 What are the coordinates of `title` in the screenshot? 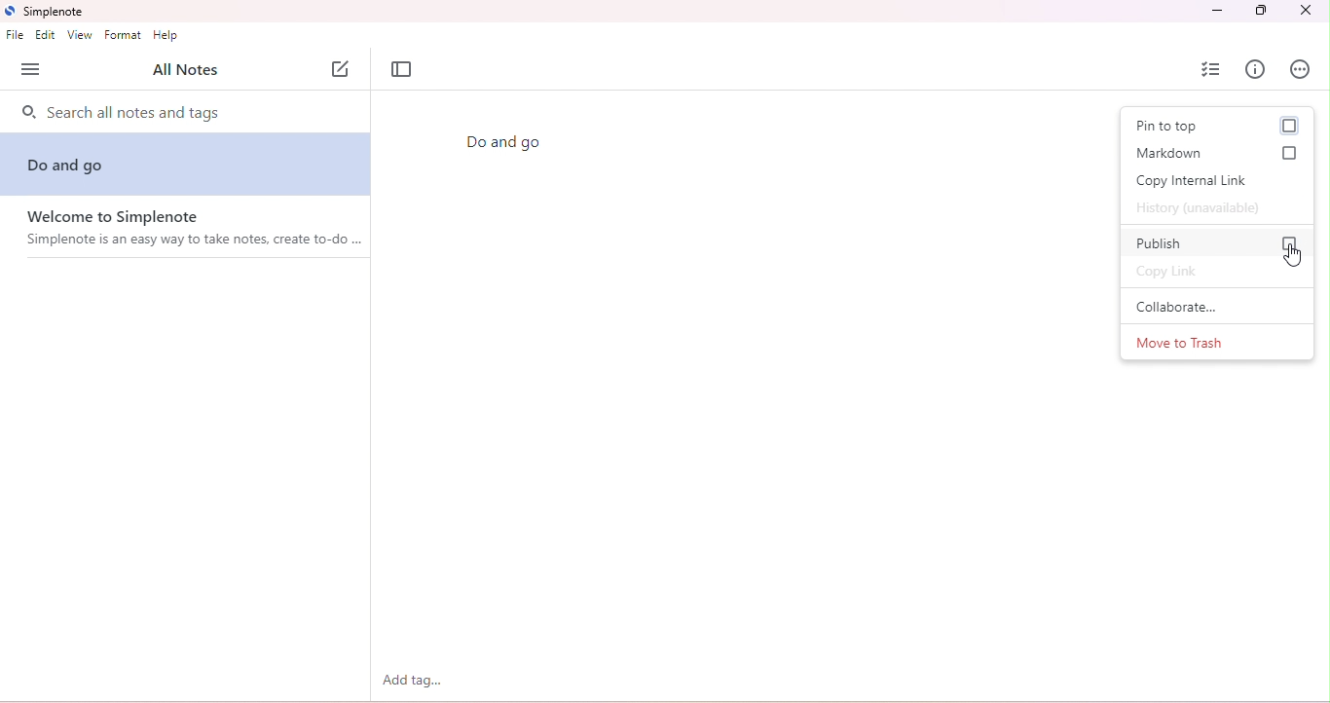 It's located at (47, 12).